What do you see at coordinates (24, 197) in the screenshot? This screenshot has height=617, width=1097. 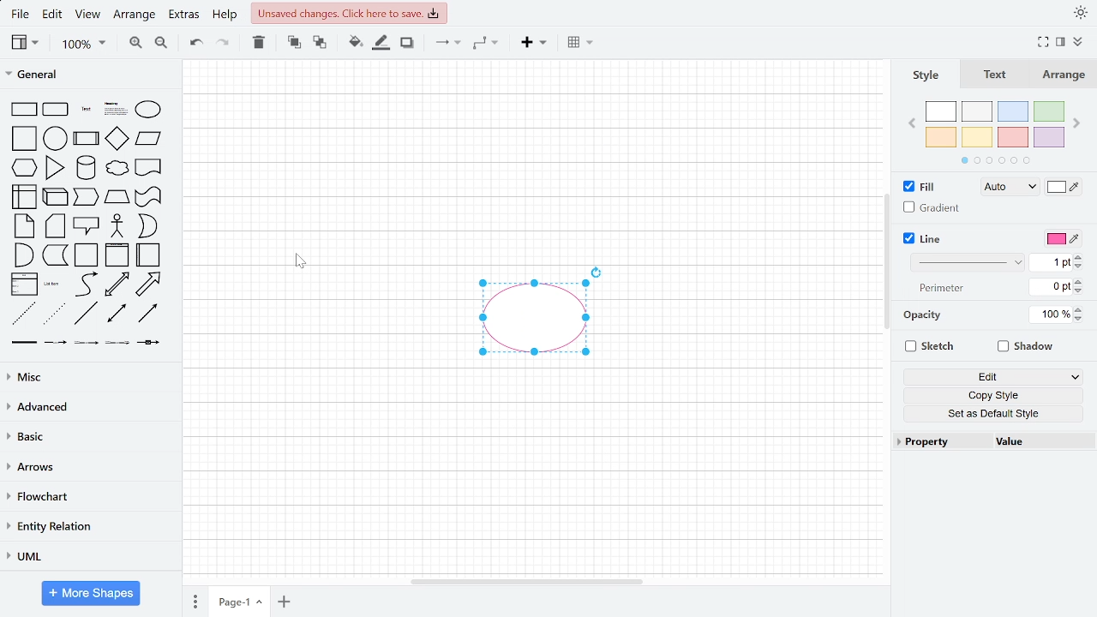 I see `internal storage` at bounding box center [24, 197].